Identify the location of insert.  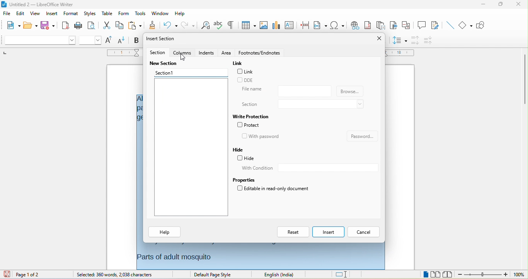
(52, 13).